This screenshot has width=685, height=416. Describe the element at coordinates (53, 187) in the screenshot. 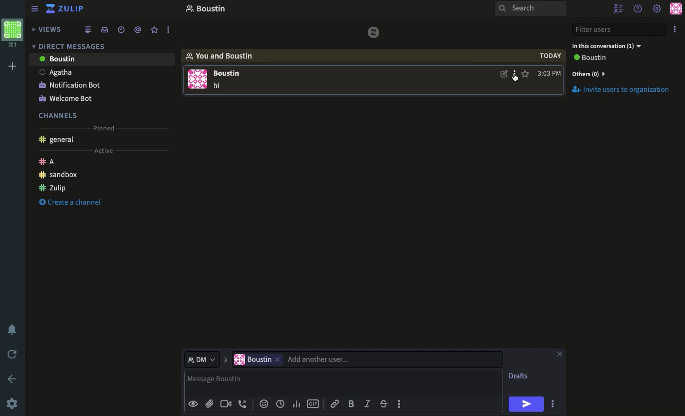

I see `Zulip` at that location.